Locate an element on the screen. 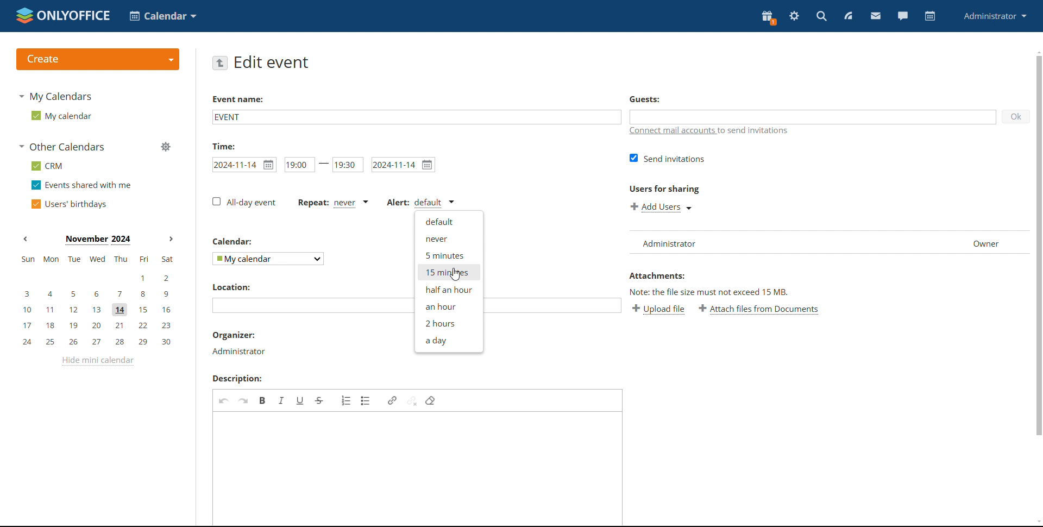 The width and height of the screenshot is (1043, 527). organizer: is located at coordinates (235, 335).